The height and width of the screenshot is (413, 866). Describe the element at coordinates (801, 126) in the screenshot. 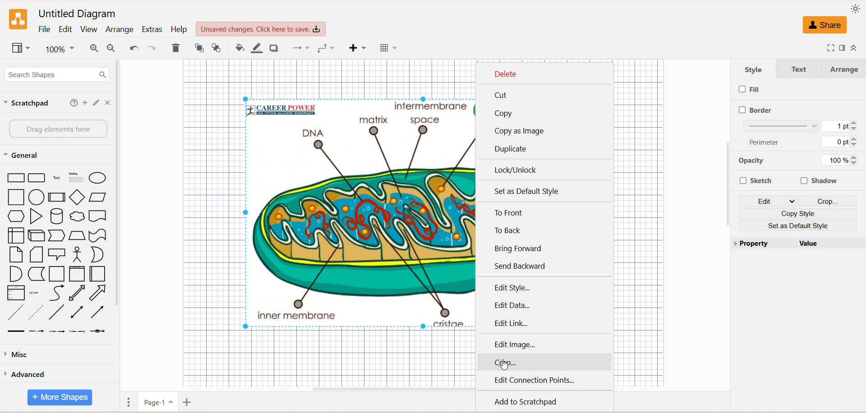

I see `border thickness` at that location.